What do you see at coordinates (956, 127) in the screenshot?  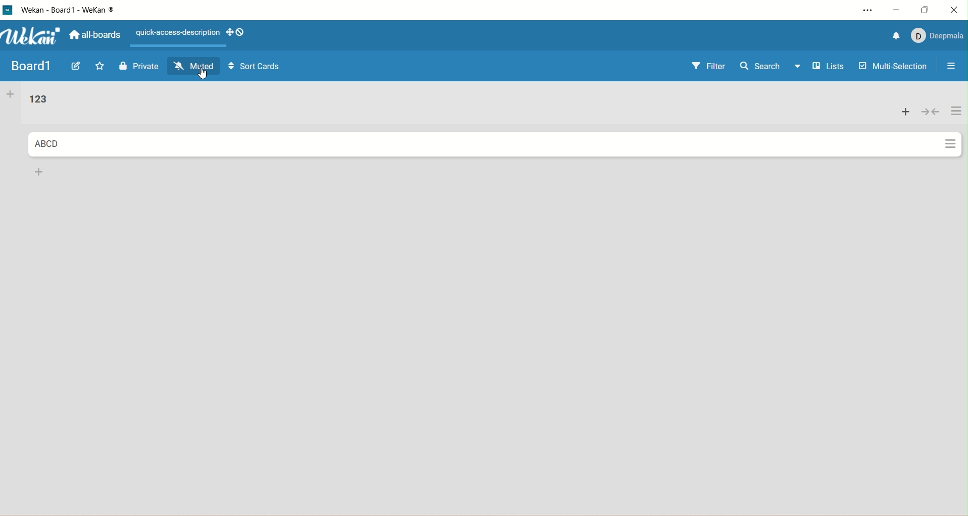 I see `options` at bounding box center [956, 127].